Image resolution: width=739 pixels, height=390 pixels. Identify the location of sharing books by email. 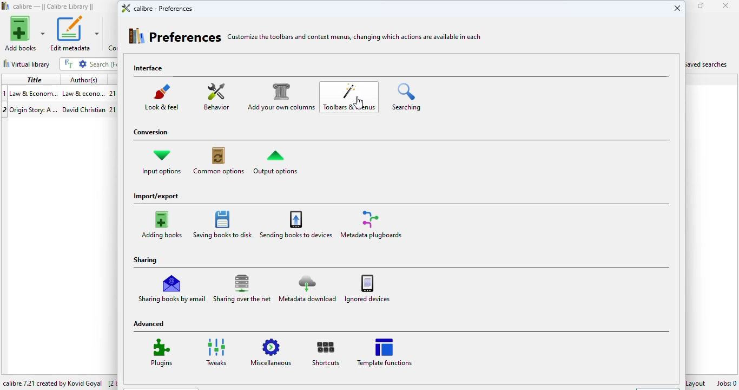
(173, 287).